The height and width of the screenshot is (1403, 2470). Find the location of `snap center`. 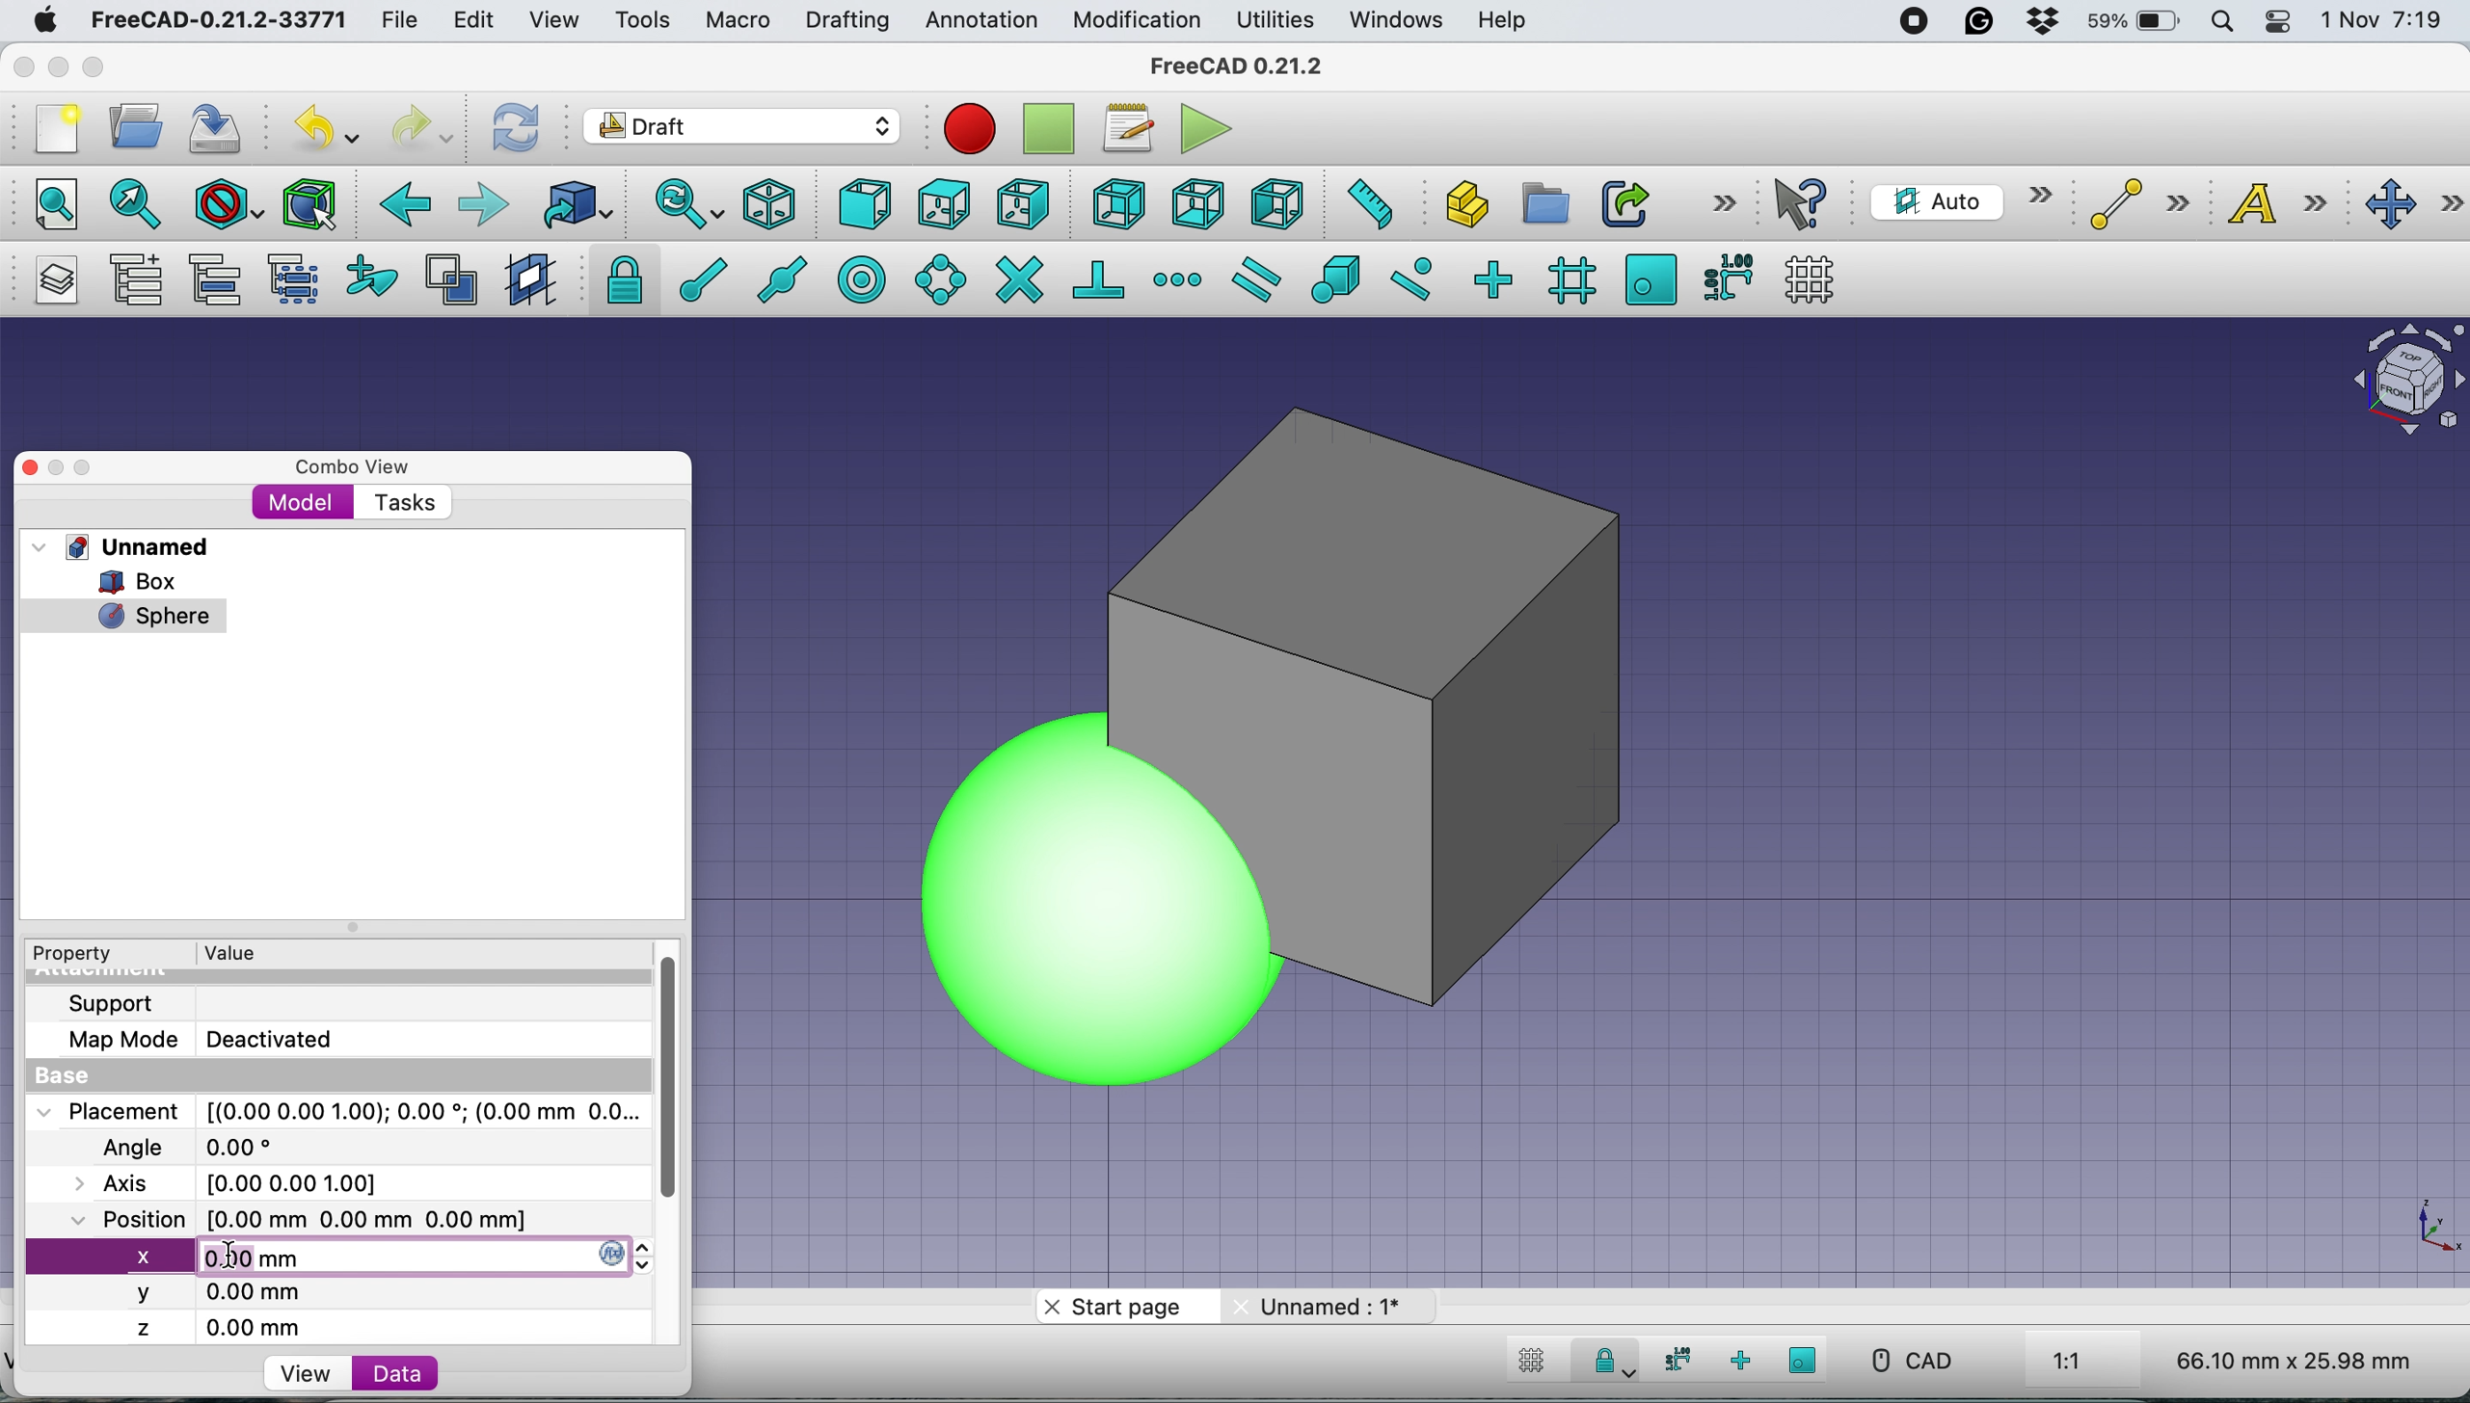

snap center is located at coordinates (864, 278).